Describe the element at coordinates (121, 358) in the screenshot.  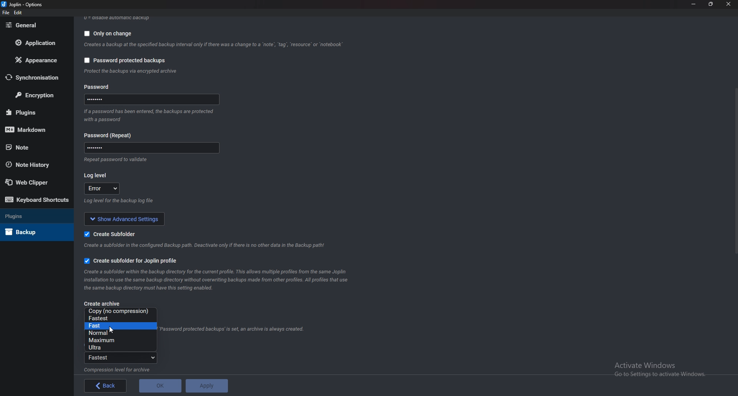
I see `Fastest` at that location.